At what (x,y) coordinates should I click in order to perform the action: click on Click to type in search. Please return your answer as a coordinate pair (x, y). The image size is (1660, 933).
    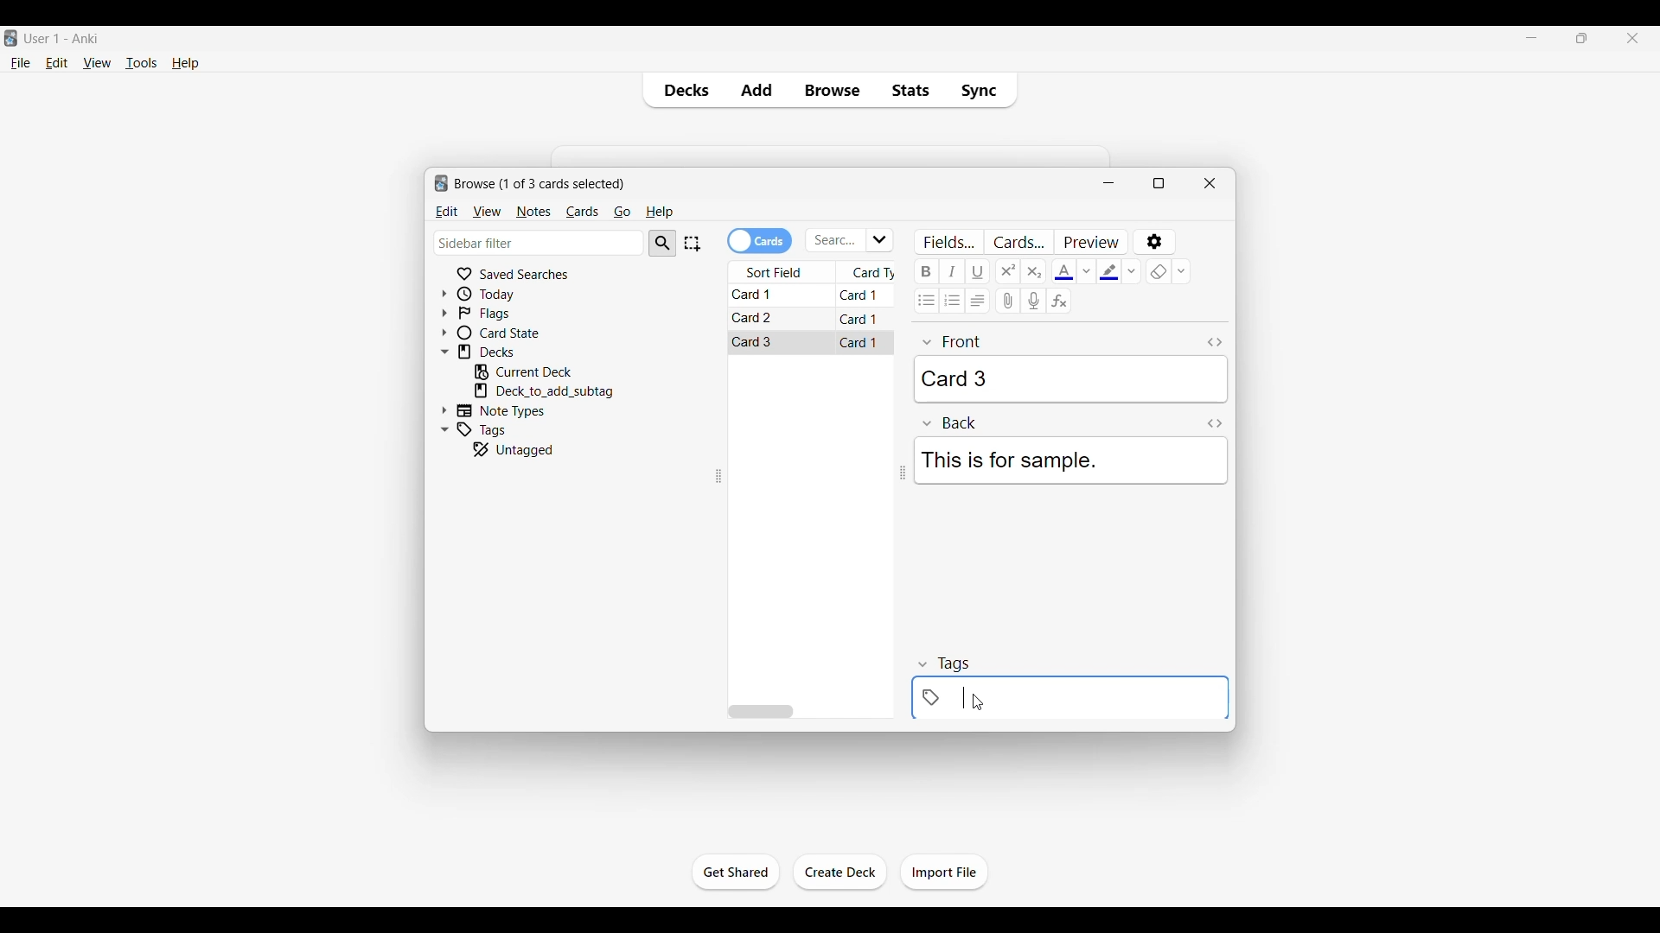
    Looking at the image, I should click on (540, 242).